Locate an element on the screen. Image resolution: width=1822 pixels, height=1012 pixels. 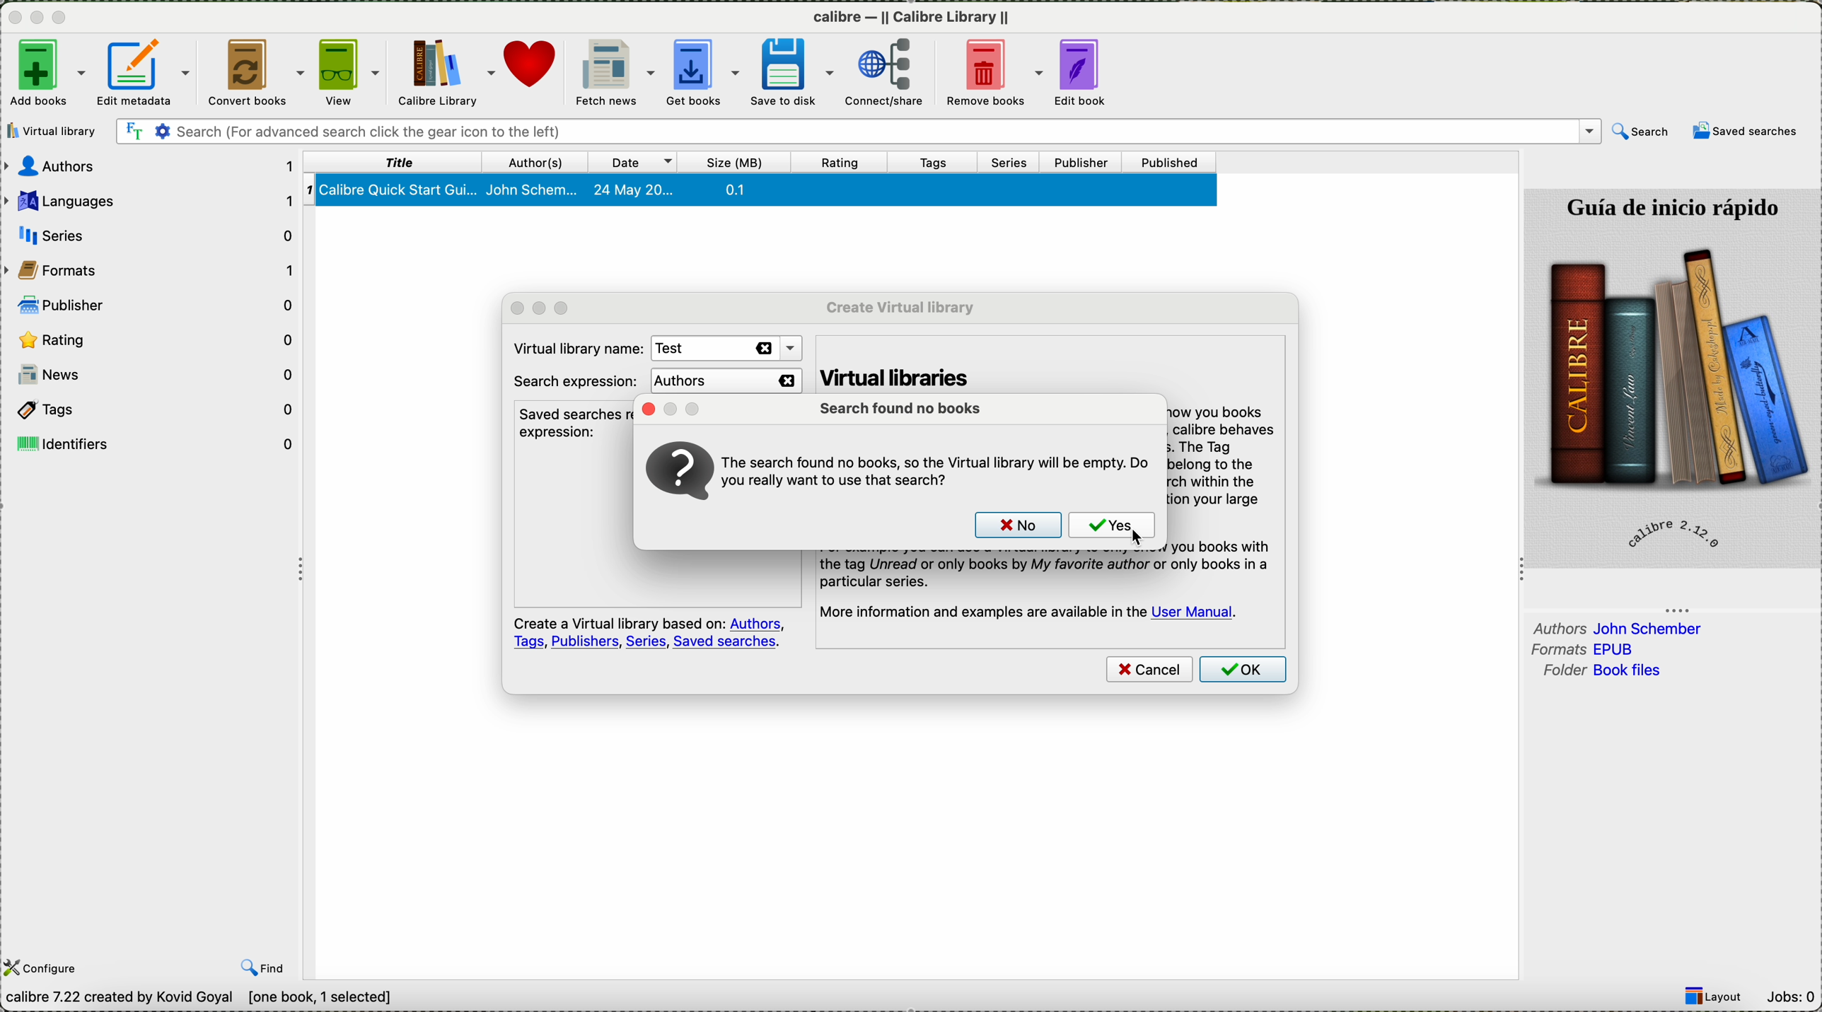
identifiers is located at coordinates (157, 442).